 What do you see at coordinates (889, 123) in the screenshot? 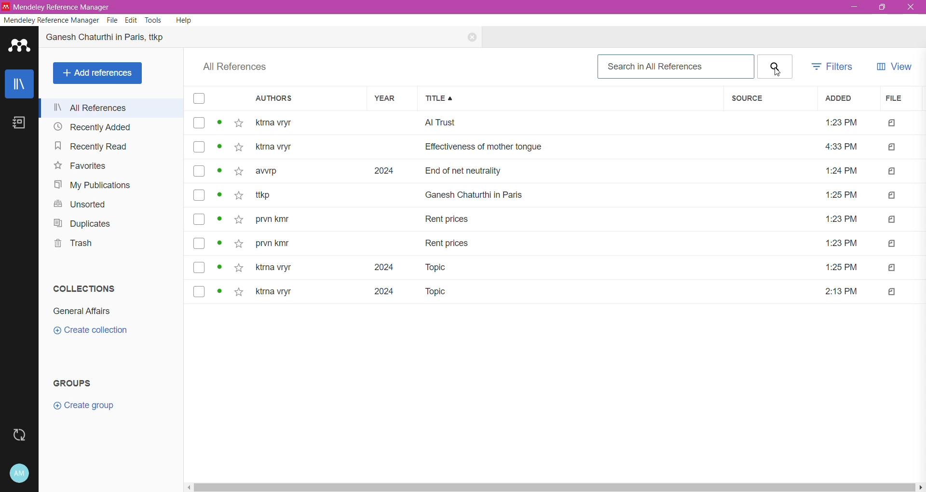
I see `file type` at bounding box center [889, 123].